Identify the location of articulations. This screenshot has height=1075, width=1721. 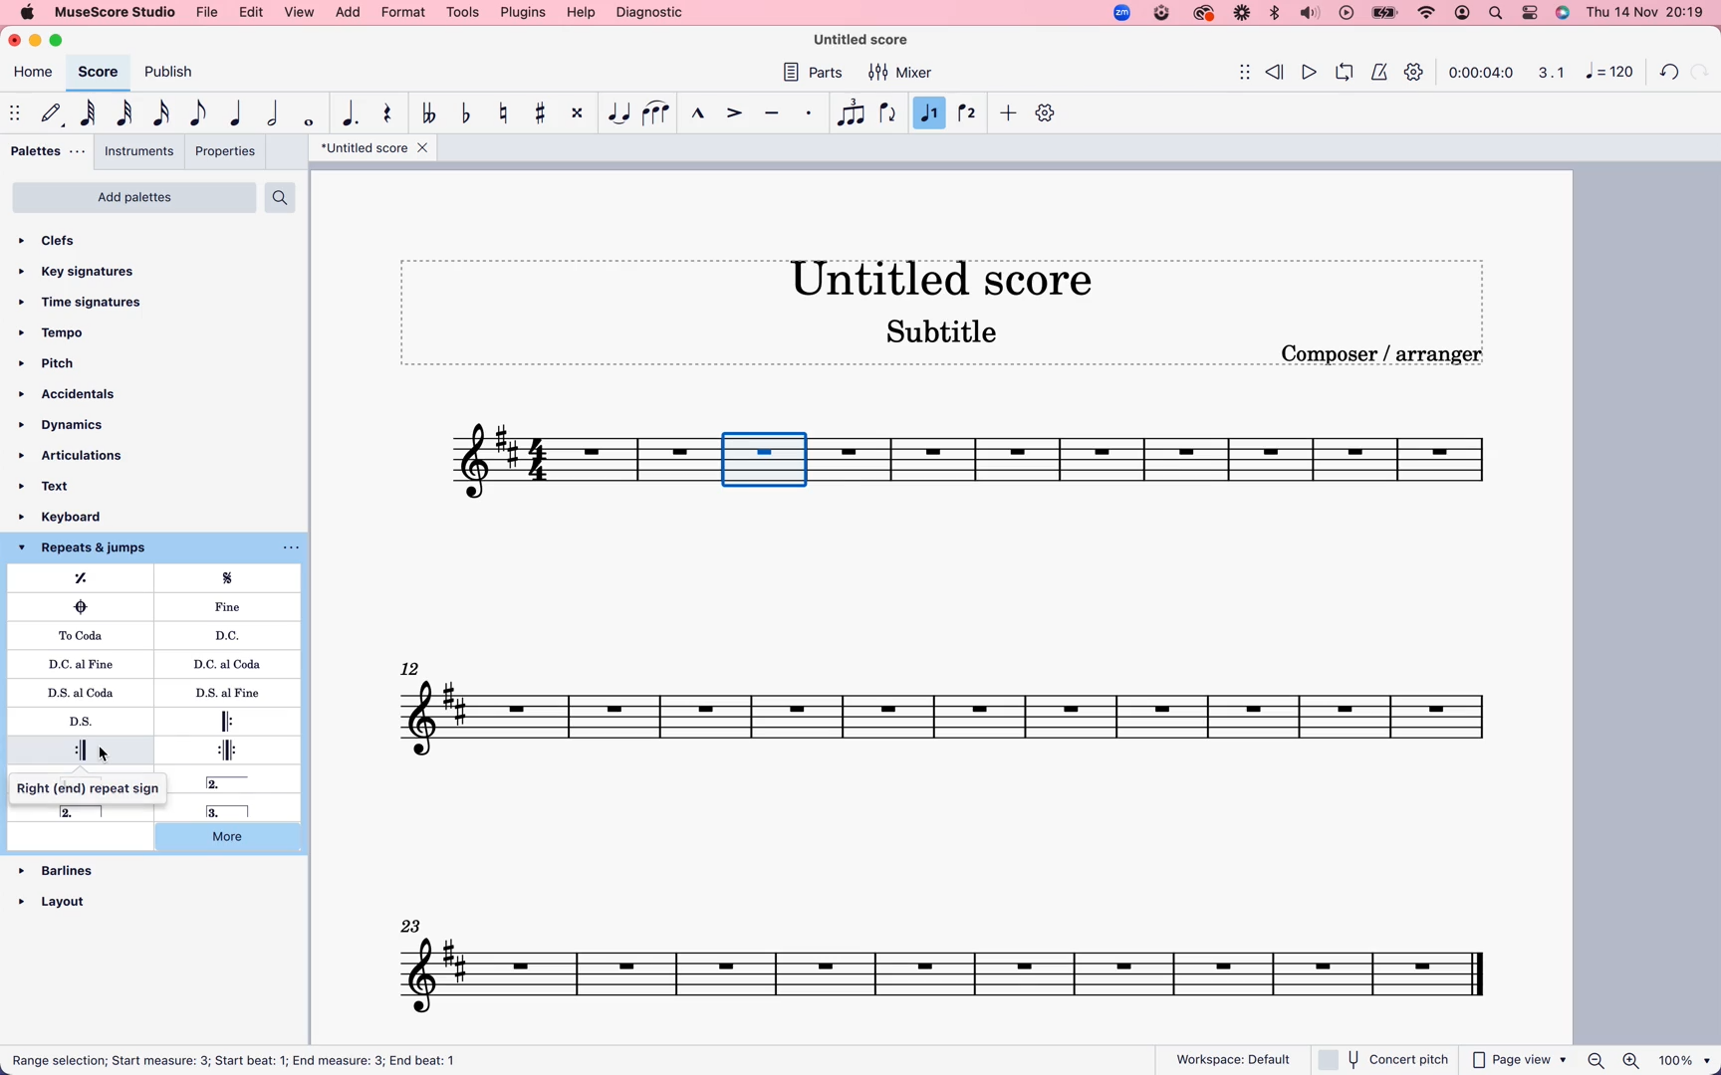
(76, 455).